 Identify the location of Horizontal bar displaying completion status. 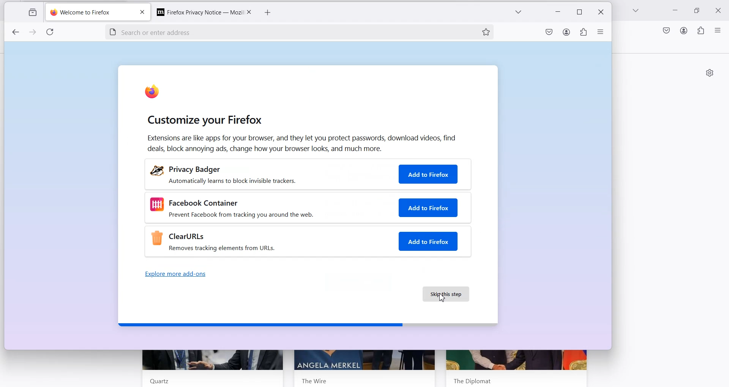
(307, 324).